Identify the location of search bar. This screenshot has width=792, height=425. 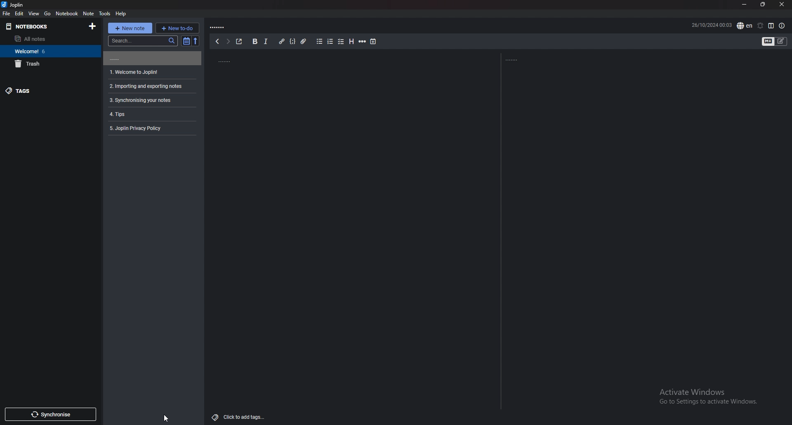
(143, 40).